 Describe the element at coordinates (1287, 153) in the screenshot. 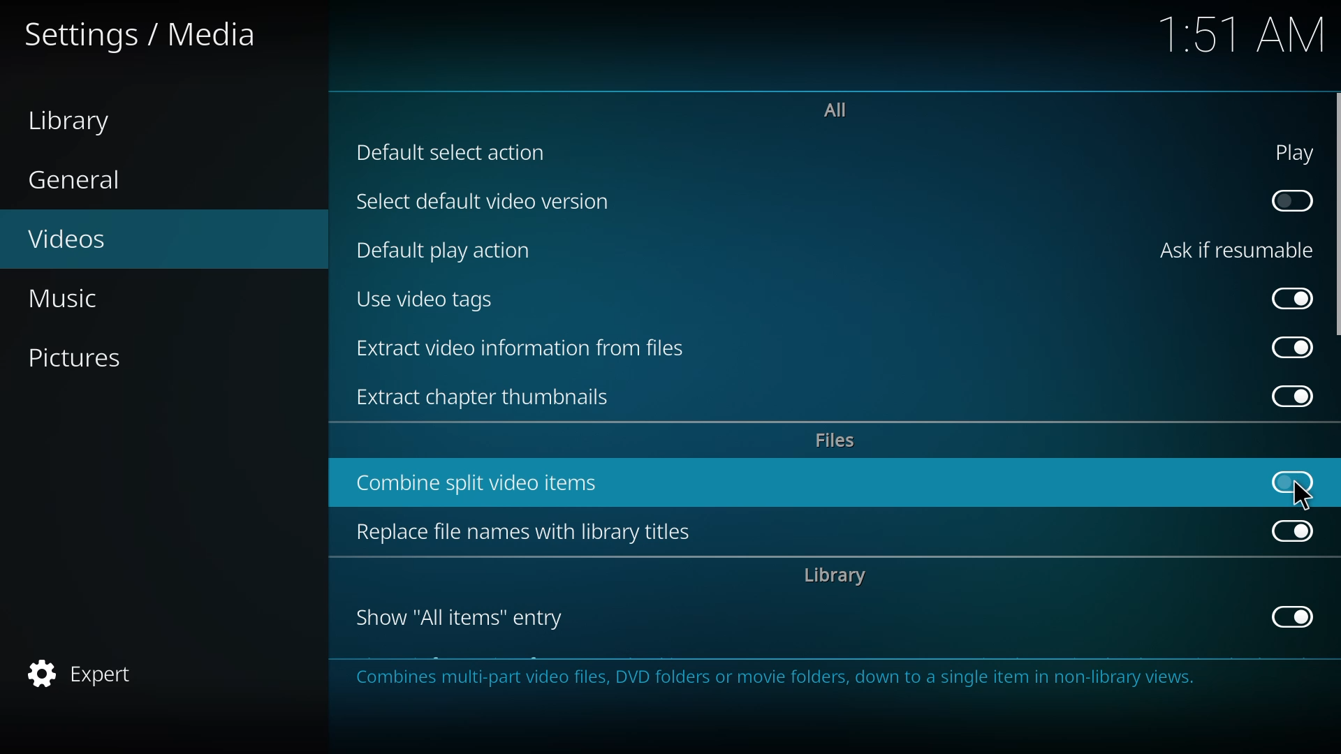

I see `play` at that location.